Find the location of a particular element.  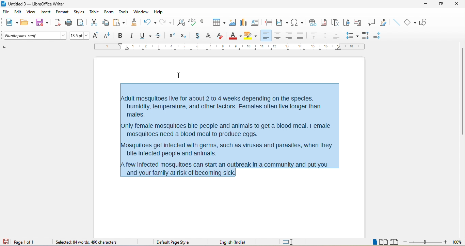

align right is located at coordinates (288, 36).